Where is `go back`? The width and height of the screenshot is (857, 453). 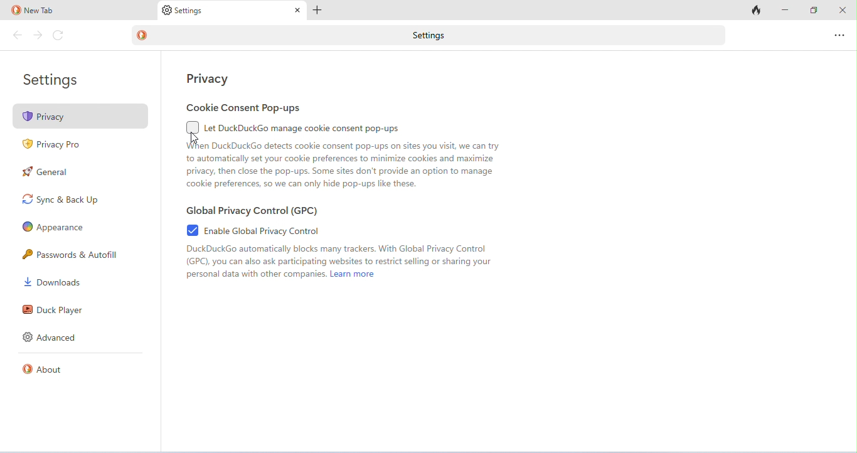 go back is located at coordinates (19, 35).